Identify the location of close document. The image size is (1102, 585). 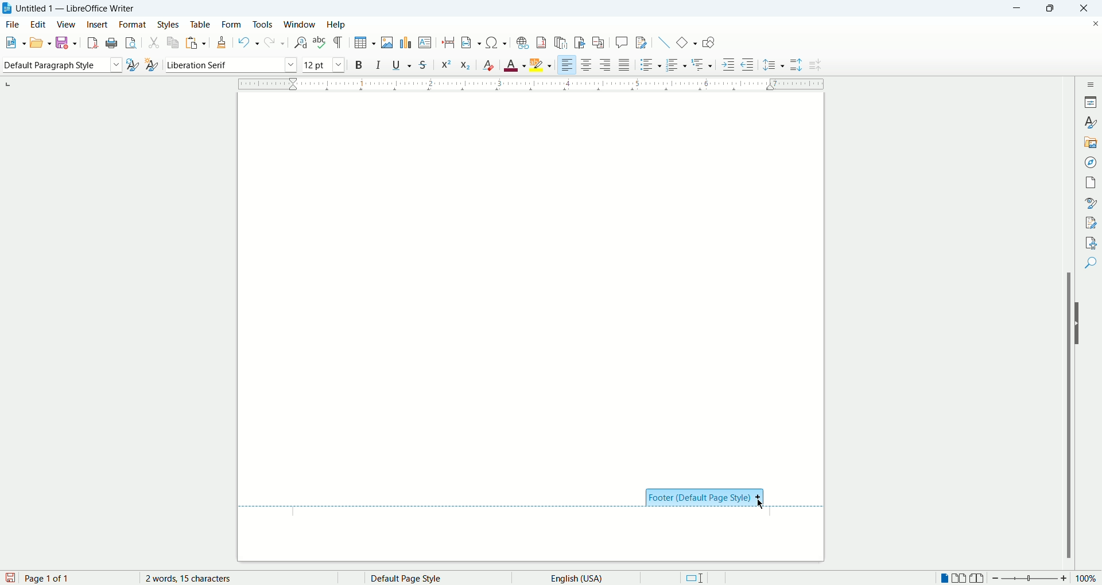
(1093, 22).